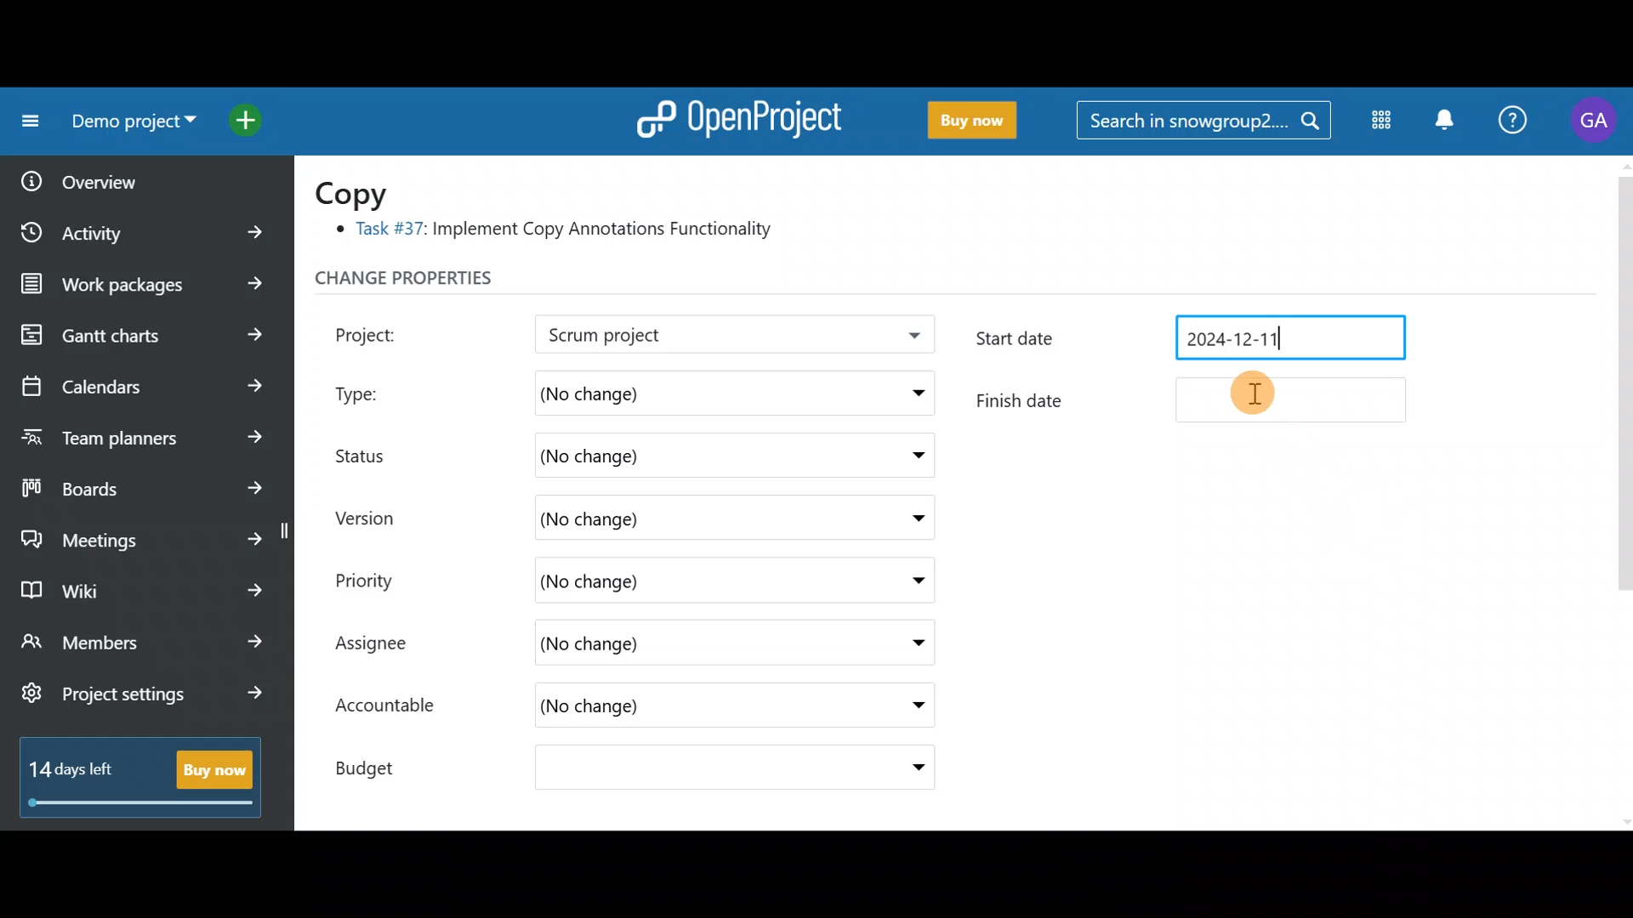  I want to click on (No change), so click(674, 515).